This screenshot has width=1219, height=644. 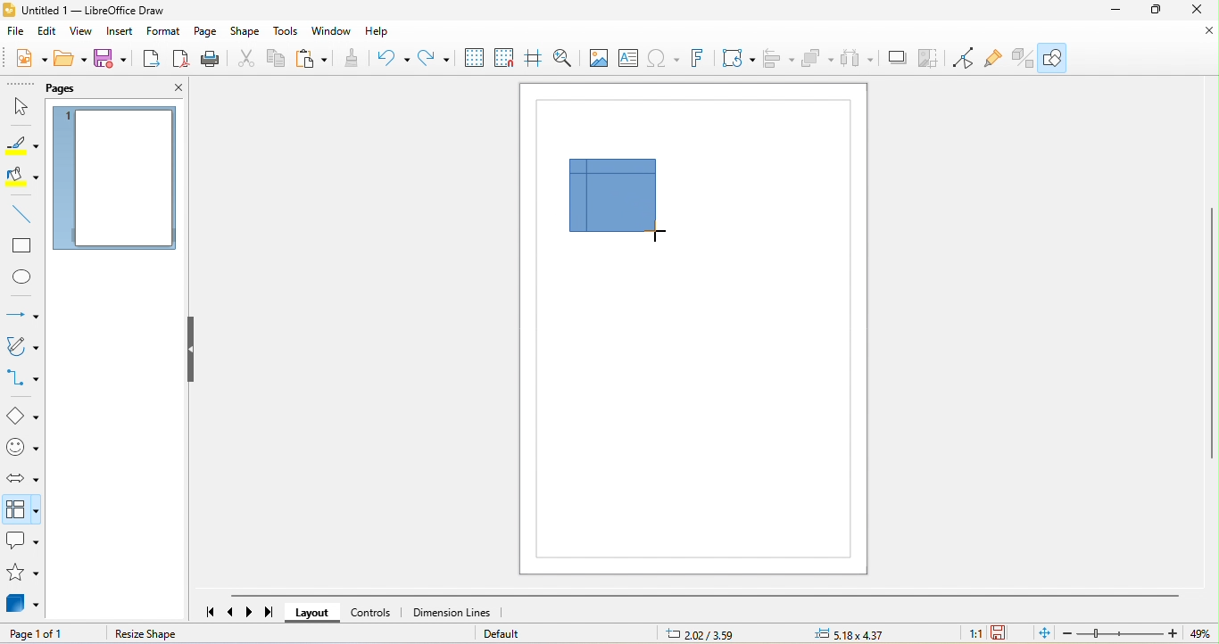 What do you see at coordinates (704, 595) in the screenshot?
I see `horizontal scroll bar` at bounding box center [704, 595].